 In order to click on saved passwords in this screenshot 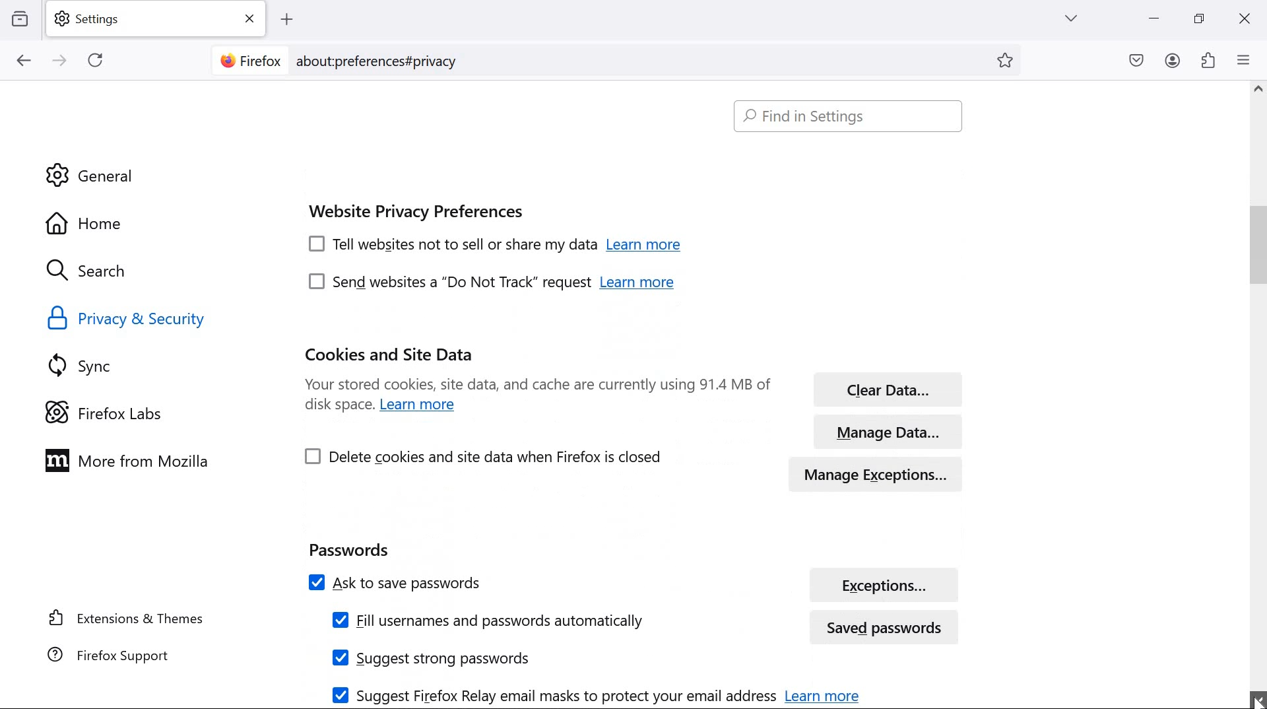, I will do `click(888, 628)`.